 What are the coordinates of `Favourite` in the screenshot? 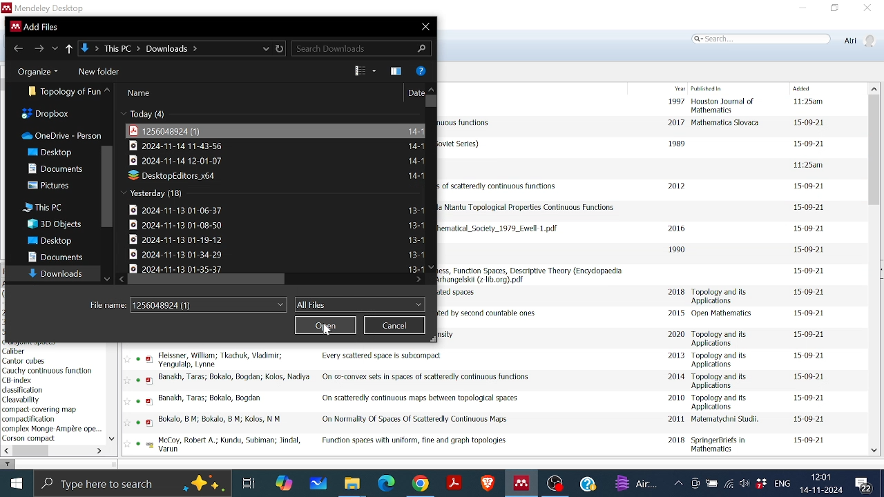 It's located at (127, 402).